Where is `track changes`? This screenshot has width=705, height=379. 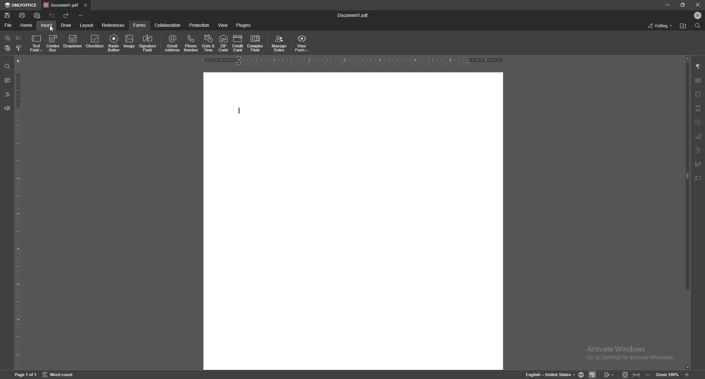 track changes is located at coordinates (608, 375).